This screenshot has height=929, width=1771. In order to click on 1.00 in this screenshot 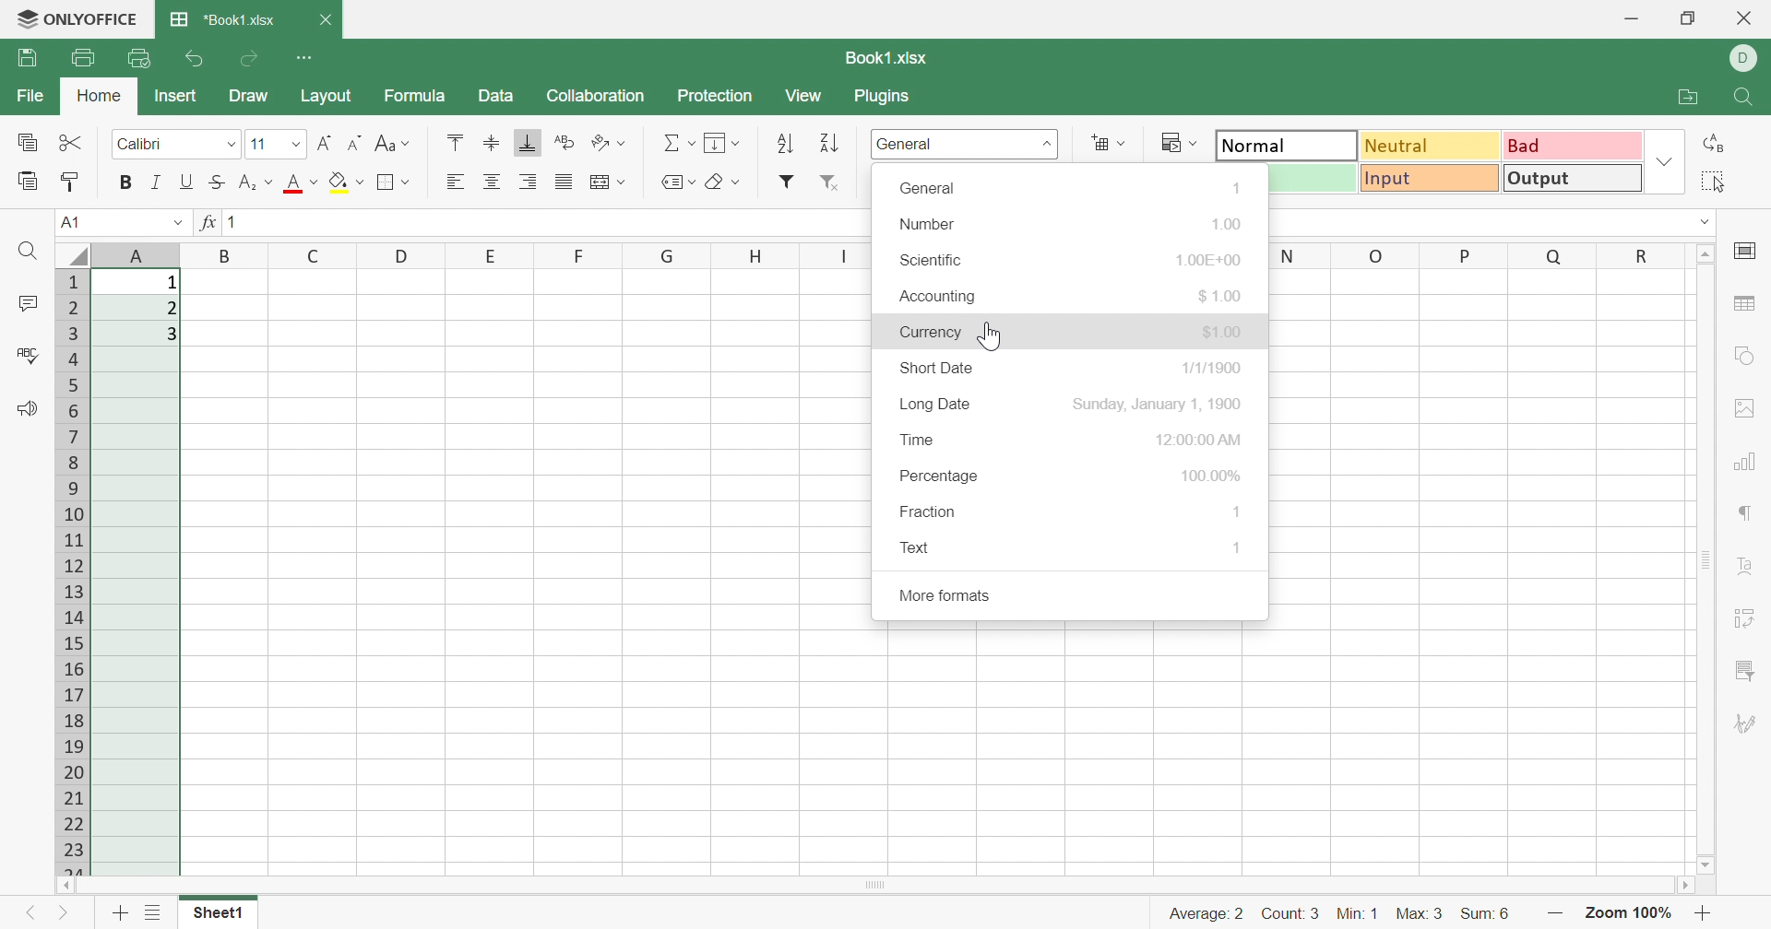, I will do `click(1229, 222)`.